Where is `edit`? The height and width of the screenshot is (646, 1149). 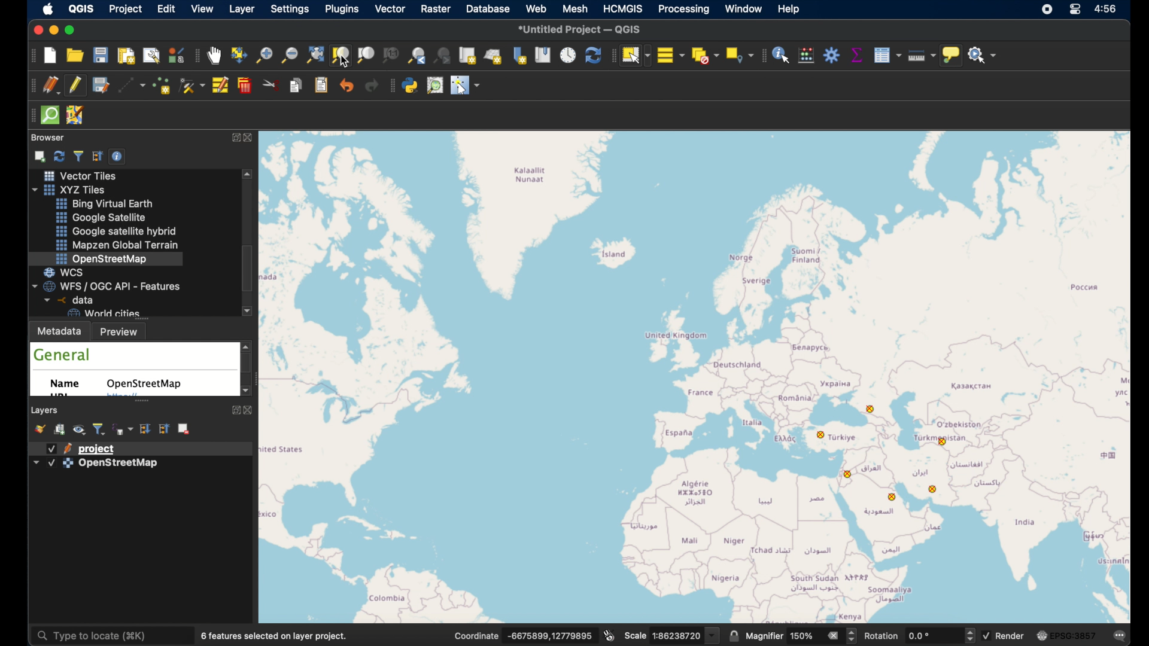
edit is located at coordinates (168, 9).